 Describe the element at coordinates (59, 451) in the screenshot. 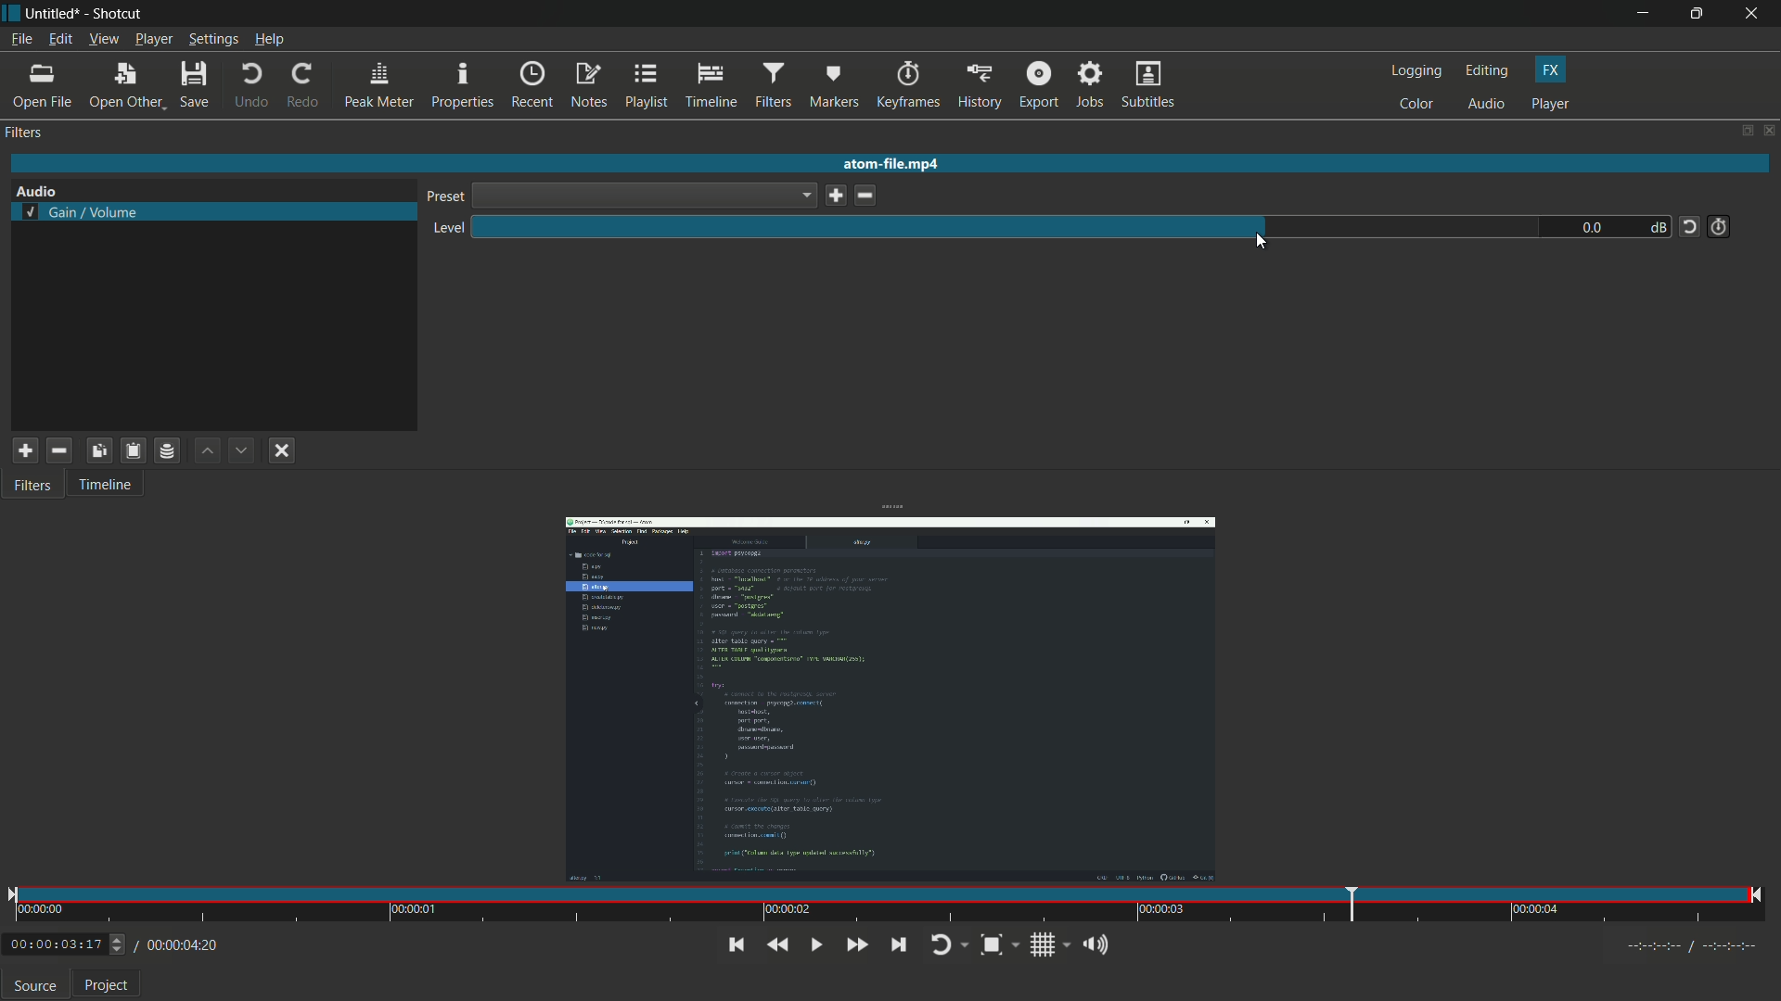

I see `remove selected filter` at that location.